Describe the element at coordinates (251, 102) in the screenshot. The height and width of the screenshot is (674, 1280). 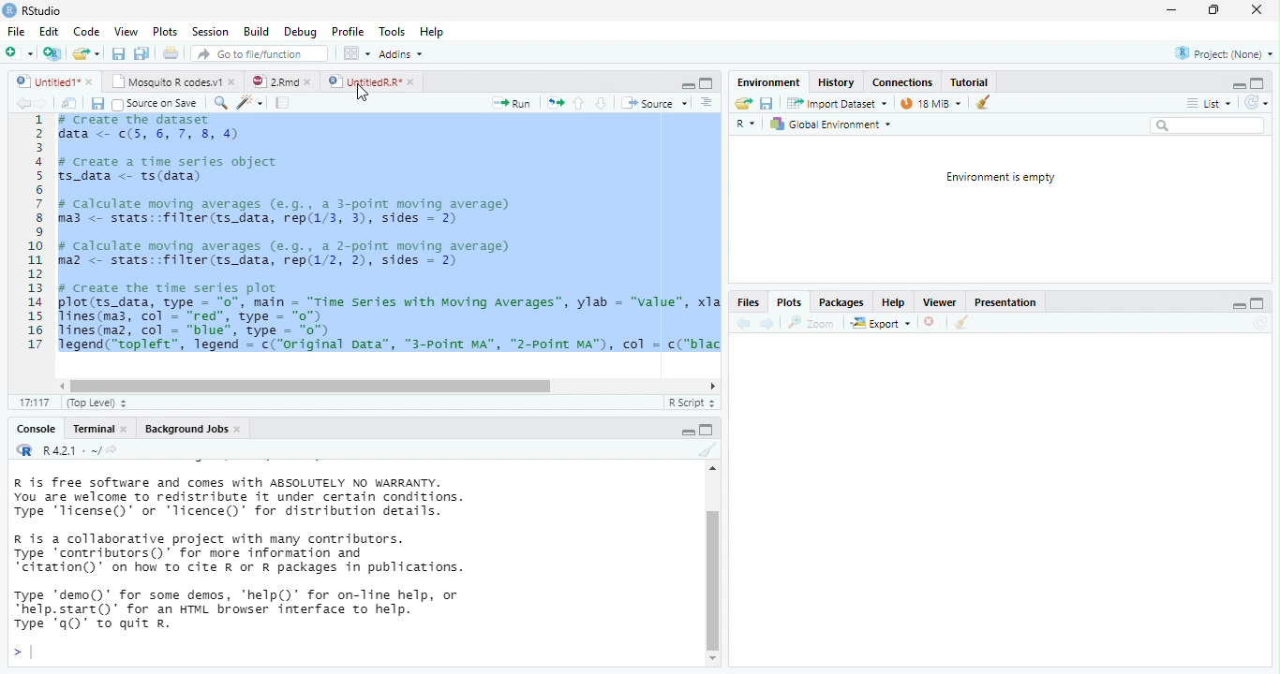
I see `code tool` at that location.